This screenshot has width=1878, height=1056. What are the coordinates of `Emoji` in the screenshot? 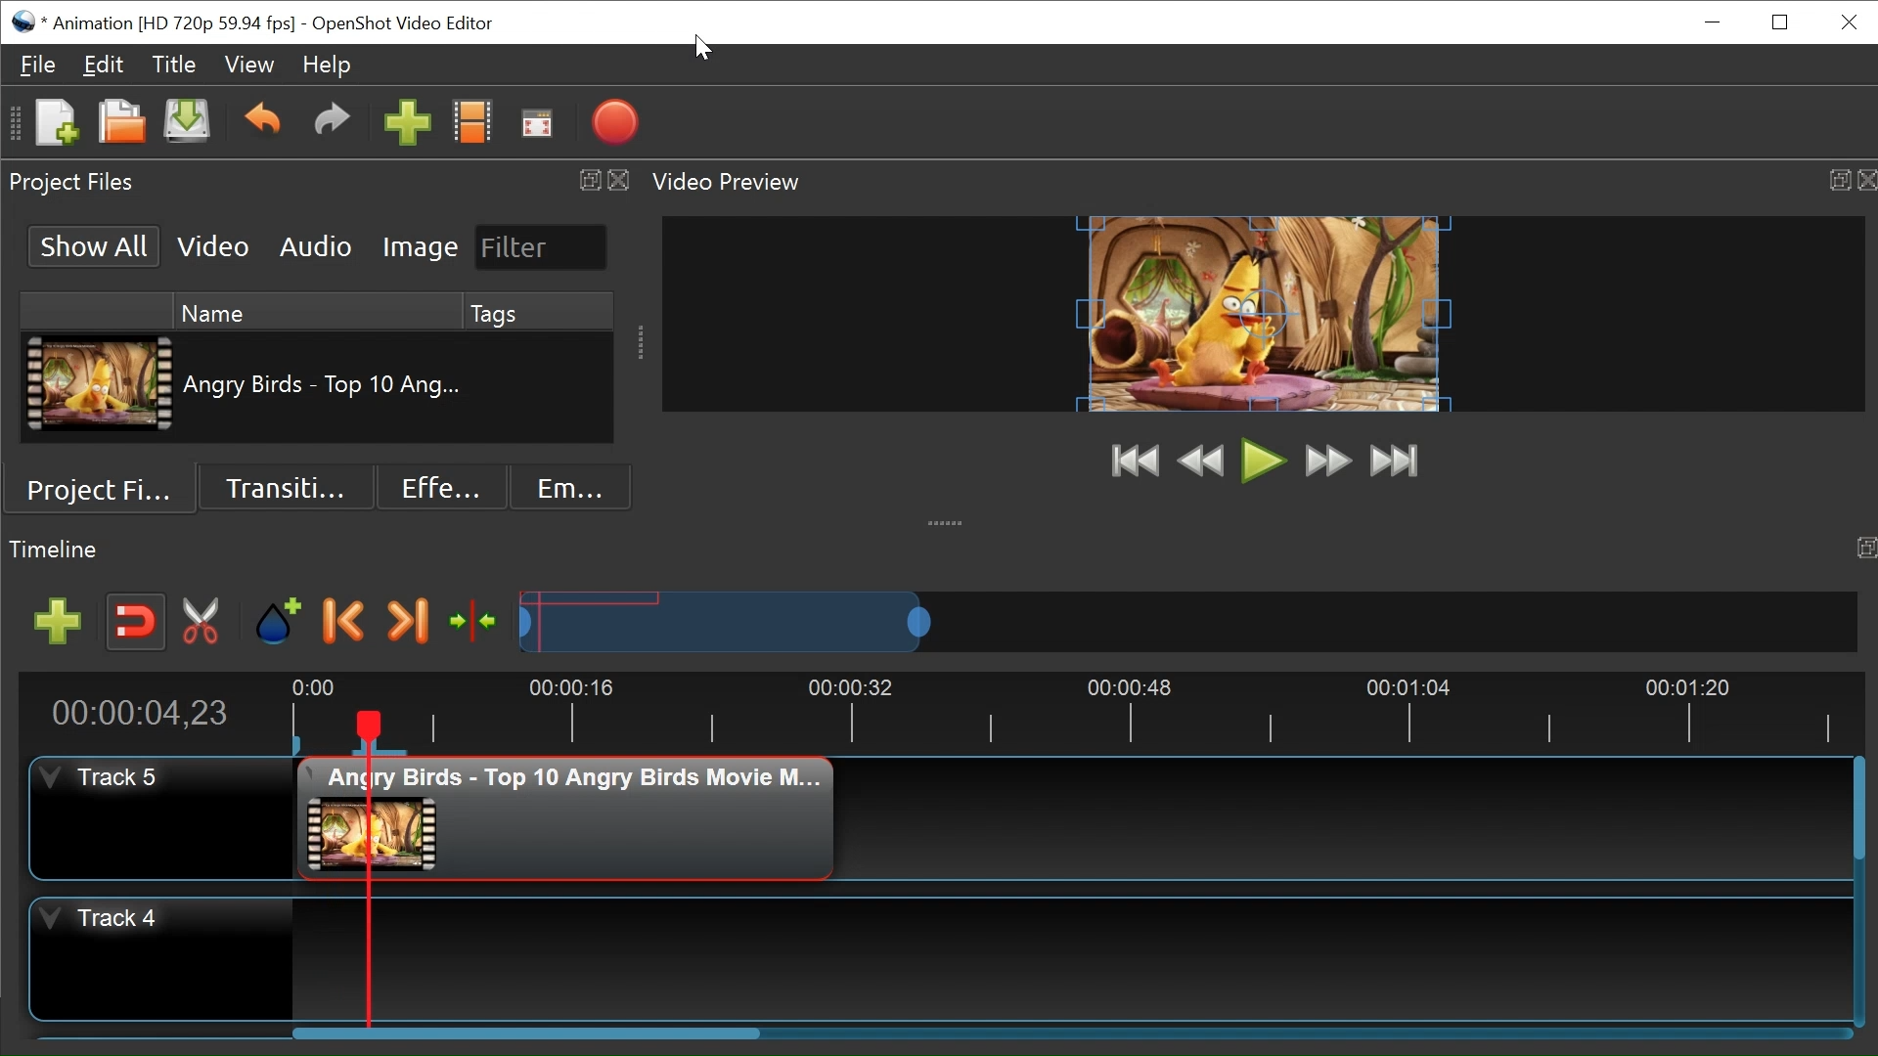 It's located at (571, 487).